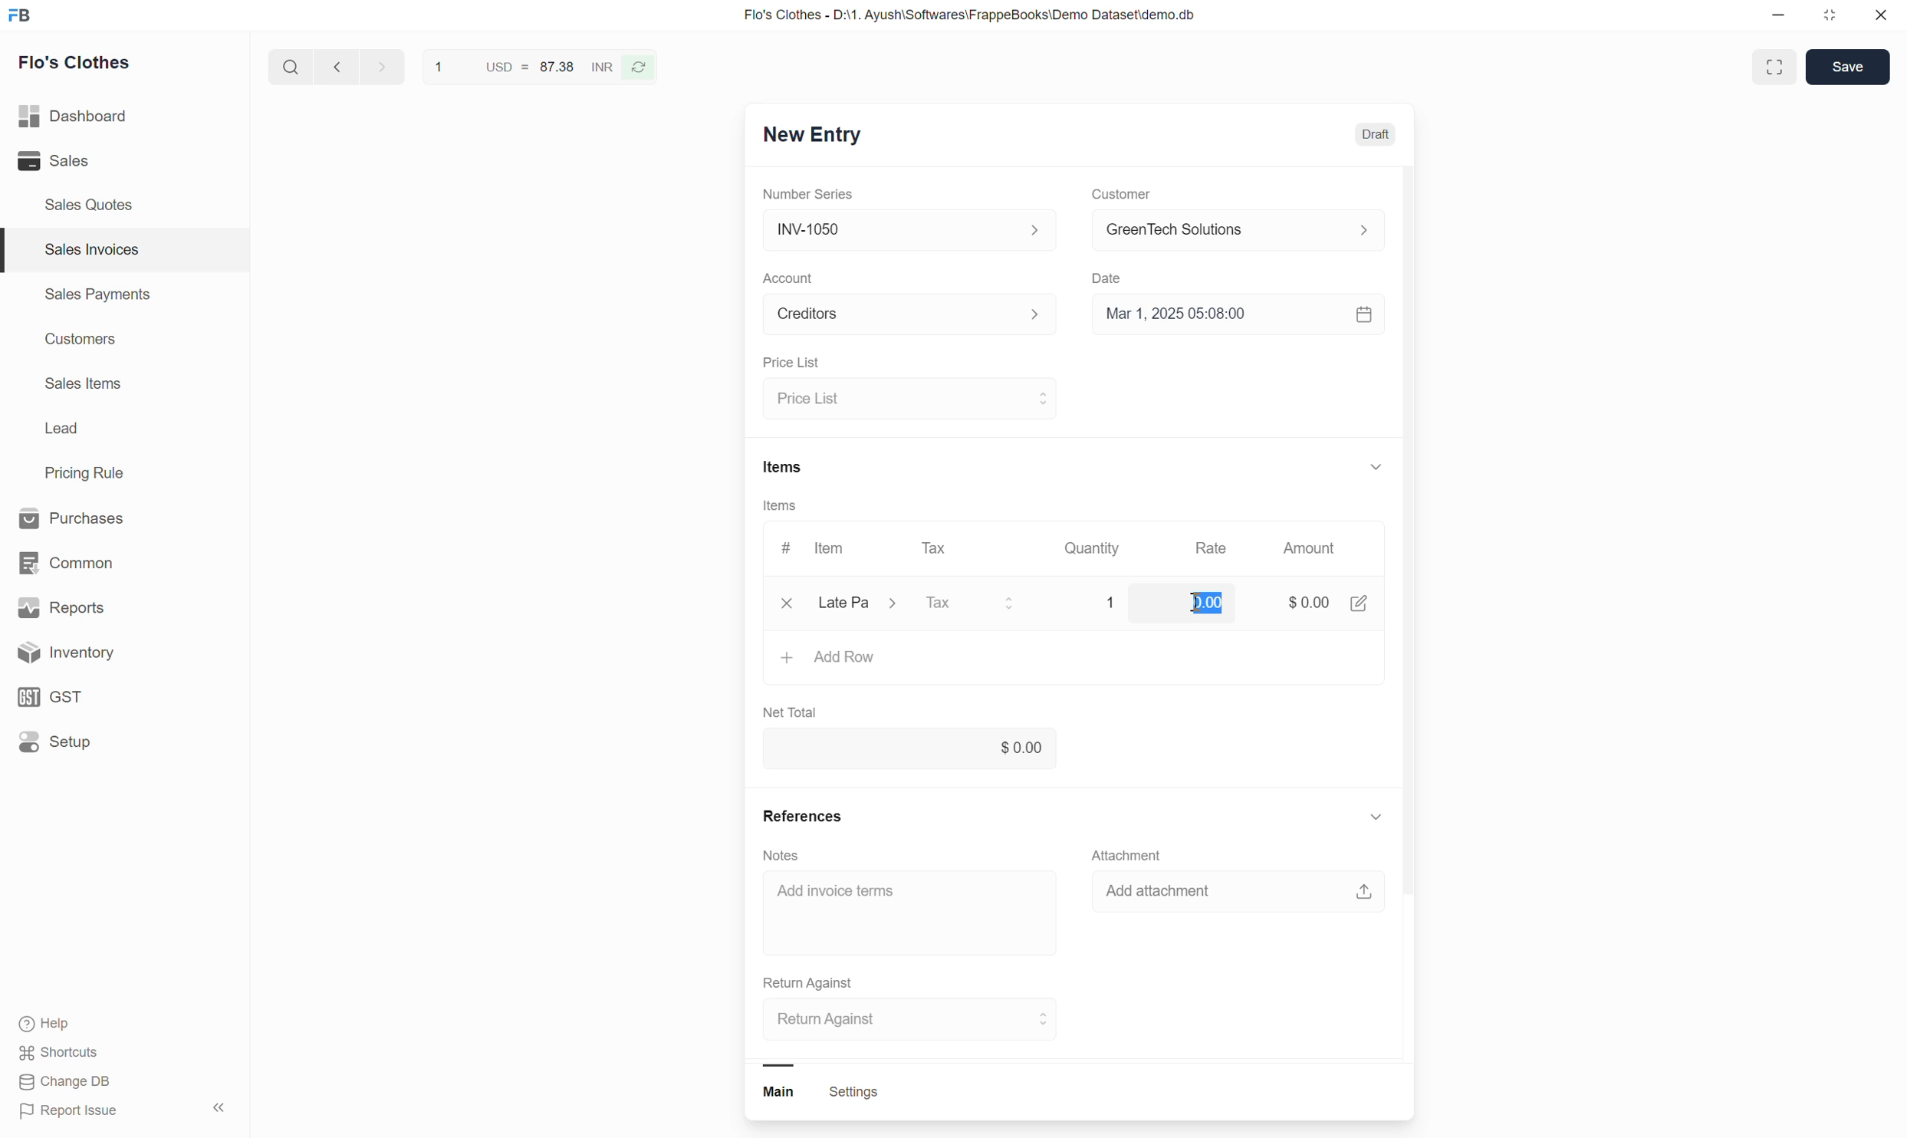 The width and height of the screenshot is (1907, 1138). Describe the element at coordinates (810, 196) in the screenshot. I see `Number Series` at that location.